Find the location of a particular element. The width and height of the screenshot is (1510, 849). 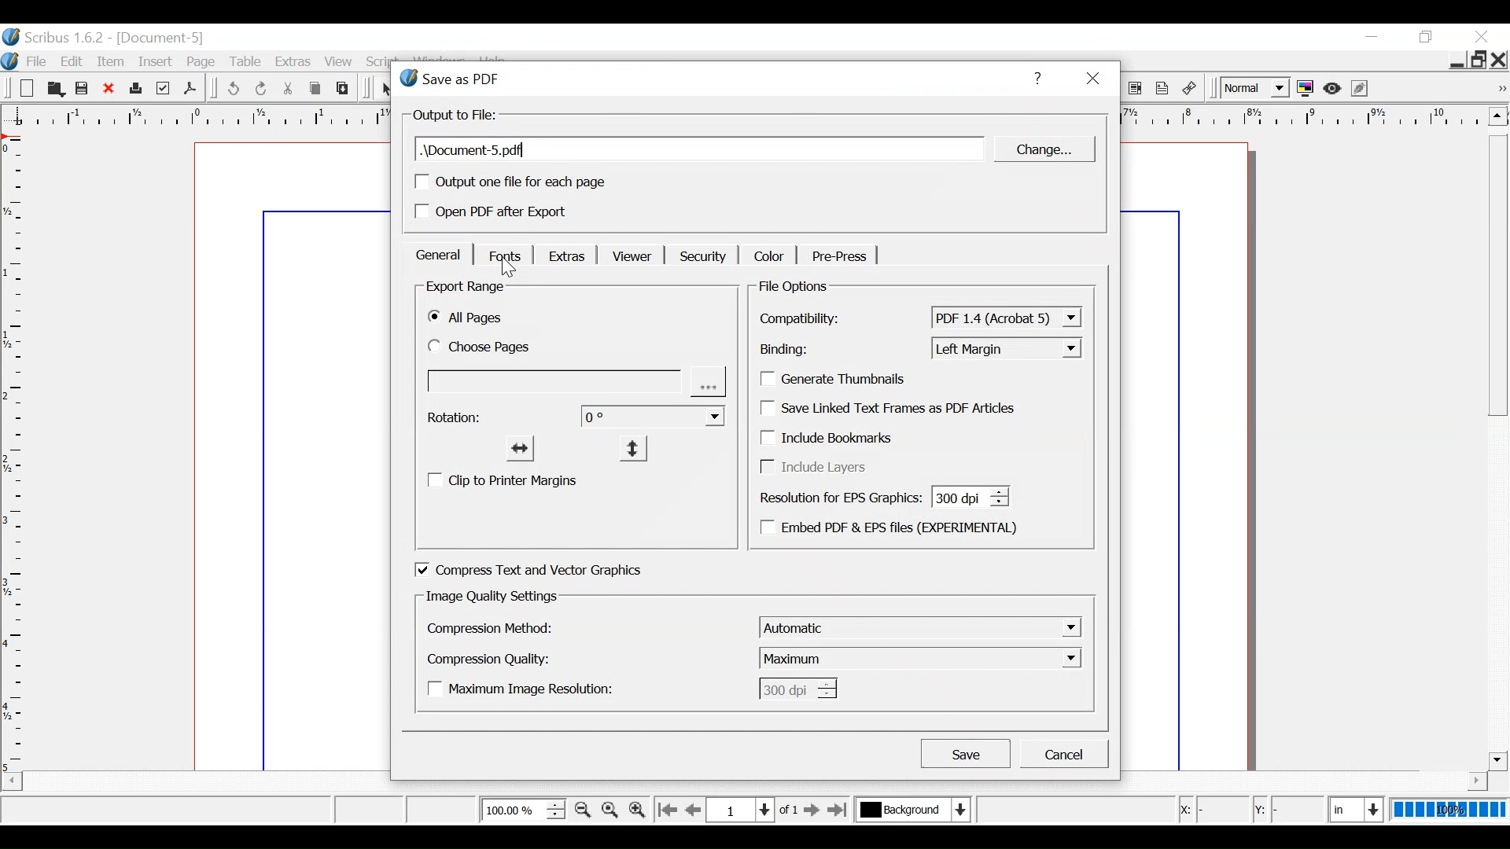

Document is located at coordinates (1200, 455).